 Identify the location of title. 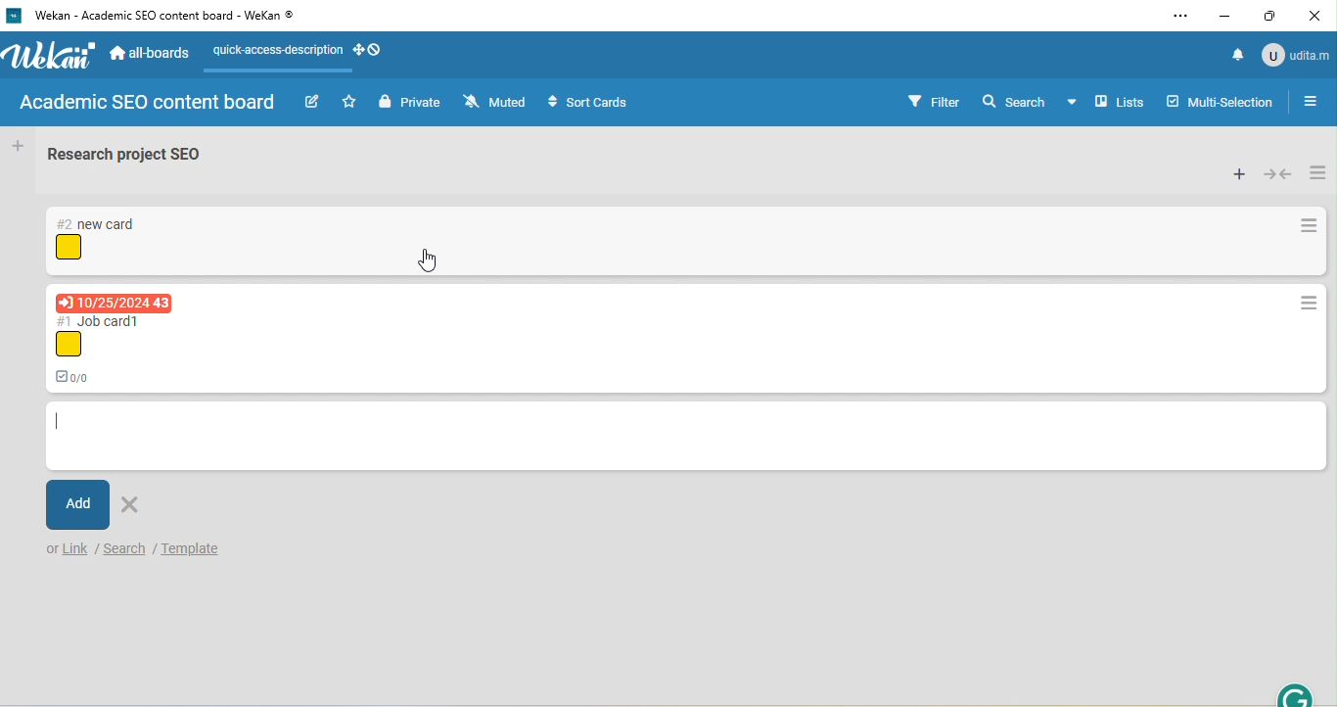
(158, 17).